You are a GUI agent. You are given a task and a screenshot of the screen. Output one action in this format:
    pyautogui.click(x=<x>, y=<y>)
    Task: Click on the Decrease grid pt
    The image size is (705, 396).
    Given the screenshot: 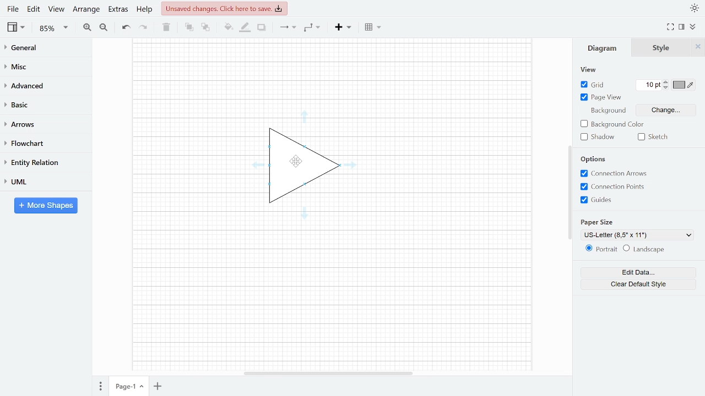 What is the action you would take?
    pyautogui.click(x=667, y=88)
    